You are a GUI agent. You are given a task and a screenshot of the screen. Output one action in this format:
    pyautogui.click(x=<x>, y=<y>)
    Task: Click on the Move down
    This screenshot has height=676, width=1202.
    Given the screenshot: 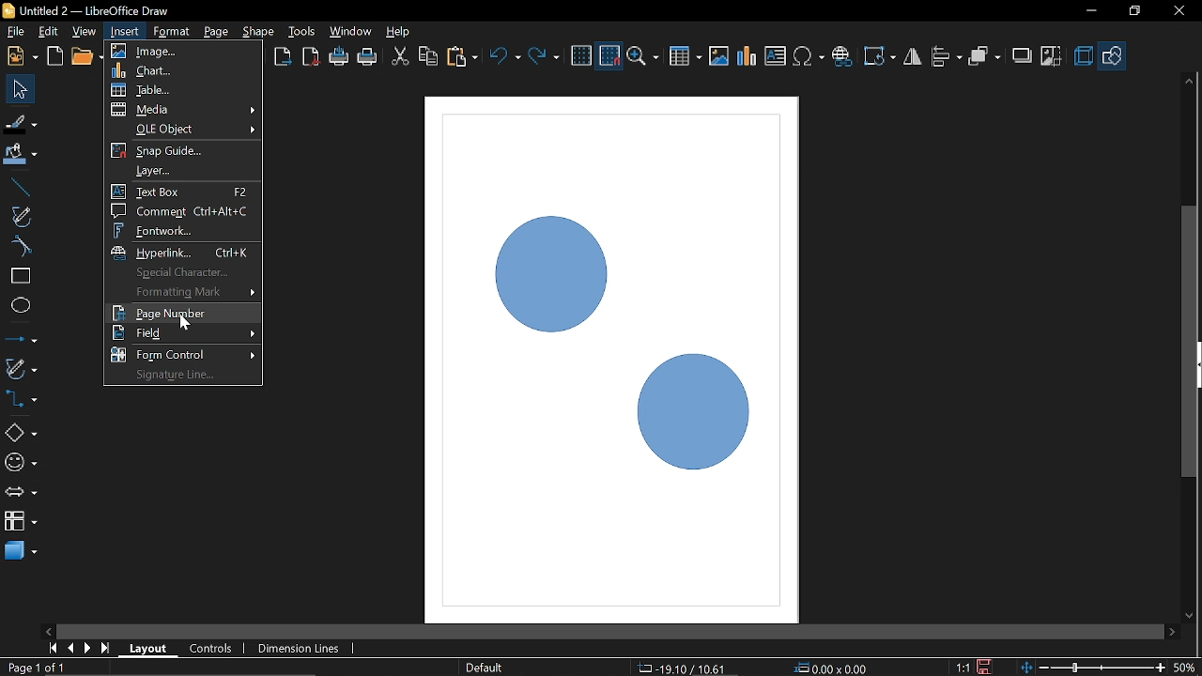 What is the action you would take?
    pyautogui.click(x=1190, y=617)
    